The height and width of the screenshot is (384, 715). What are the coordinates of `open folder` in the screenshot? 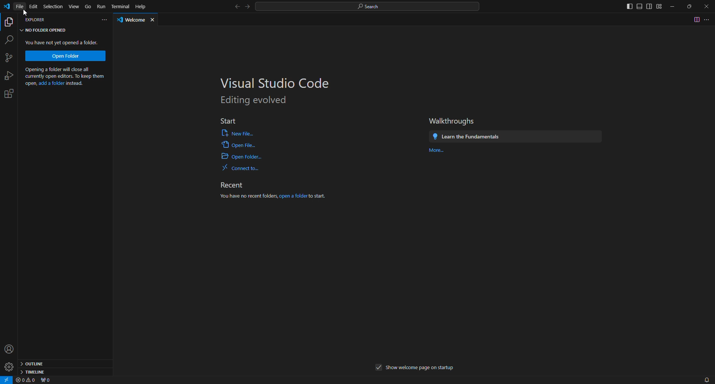 It's located at (242, 157).